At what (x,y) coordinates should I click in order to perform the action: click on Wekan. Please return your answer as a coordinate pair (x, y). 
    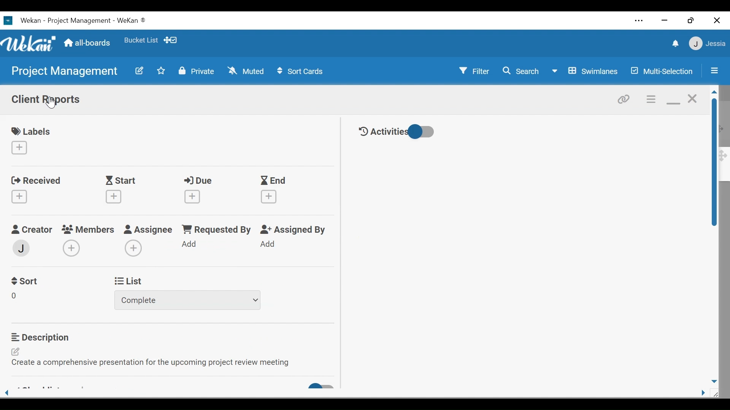
    Looking at the image, I should click on (132, 21).